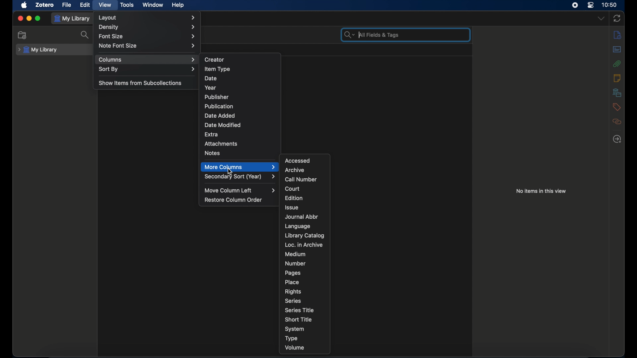 Image resolution: width=637 pixels, height=358 pixels. Describe the element at coordinates (291, 338) in the screenshot. I see `type` at that location.